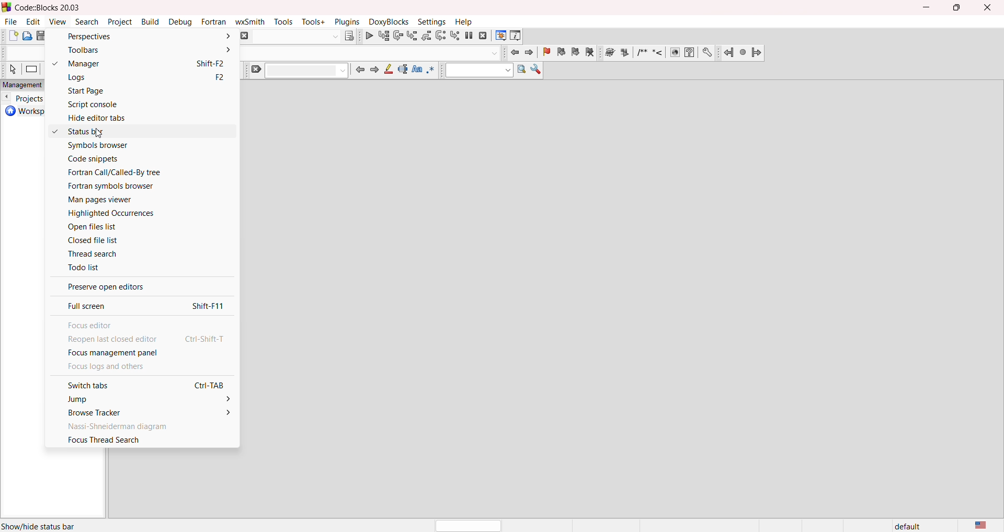 This screenshot has width=1004, height=532. What do you see at coordinates (427, 36) in the screenshot?
I see `step out` at bounding box center [427, 36].